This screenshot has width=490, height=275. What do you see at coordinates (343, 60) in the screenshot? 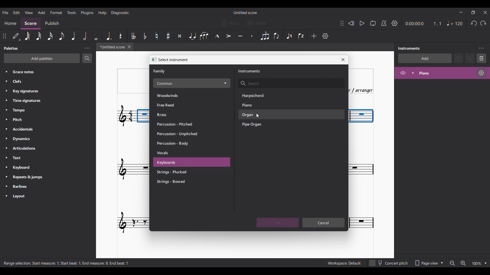
I see `Close` at bounding box center [343, 60].